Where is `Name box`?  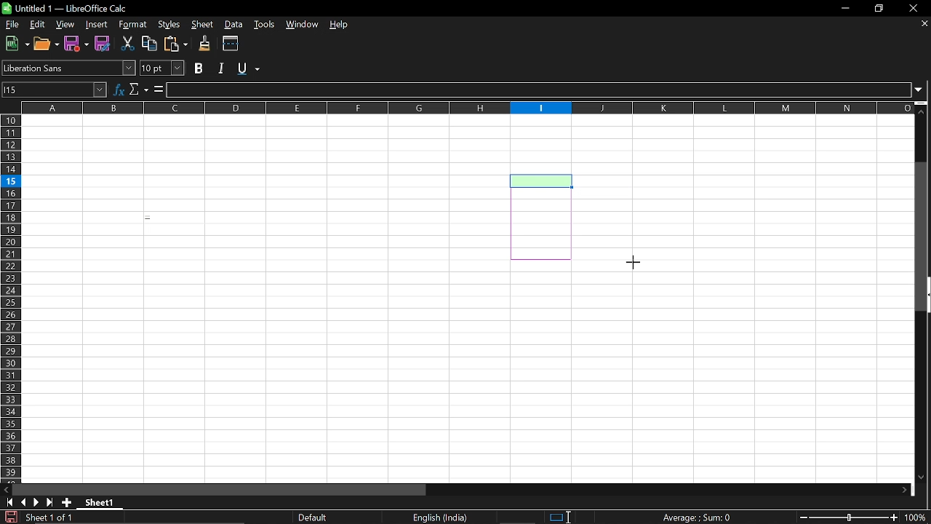
Name box is located at coordinates (54, 89).